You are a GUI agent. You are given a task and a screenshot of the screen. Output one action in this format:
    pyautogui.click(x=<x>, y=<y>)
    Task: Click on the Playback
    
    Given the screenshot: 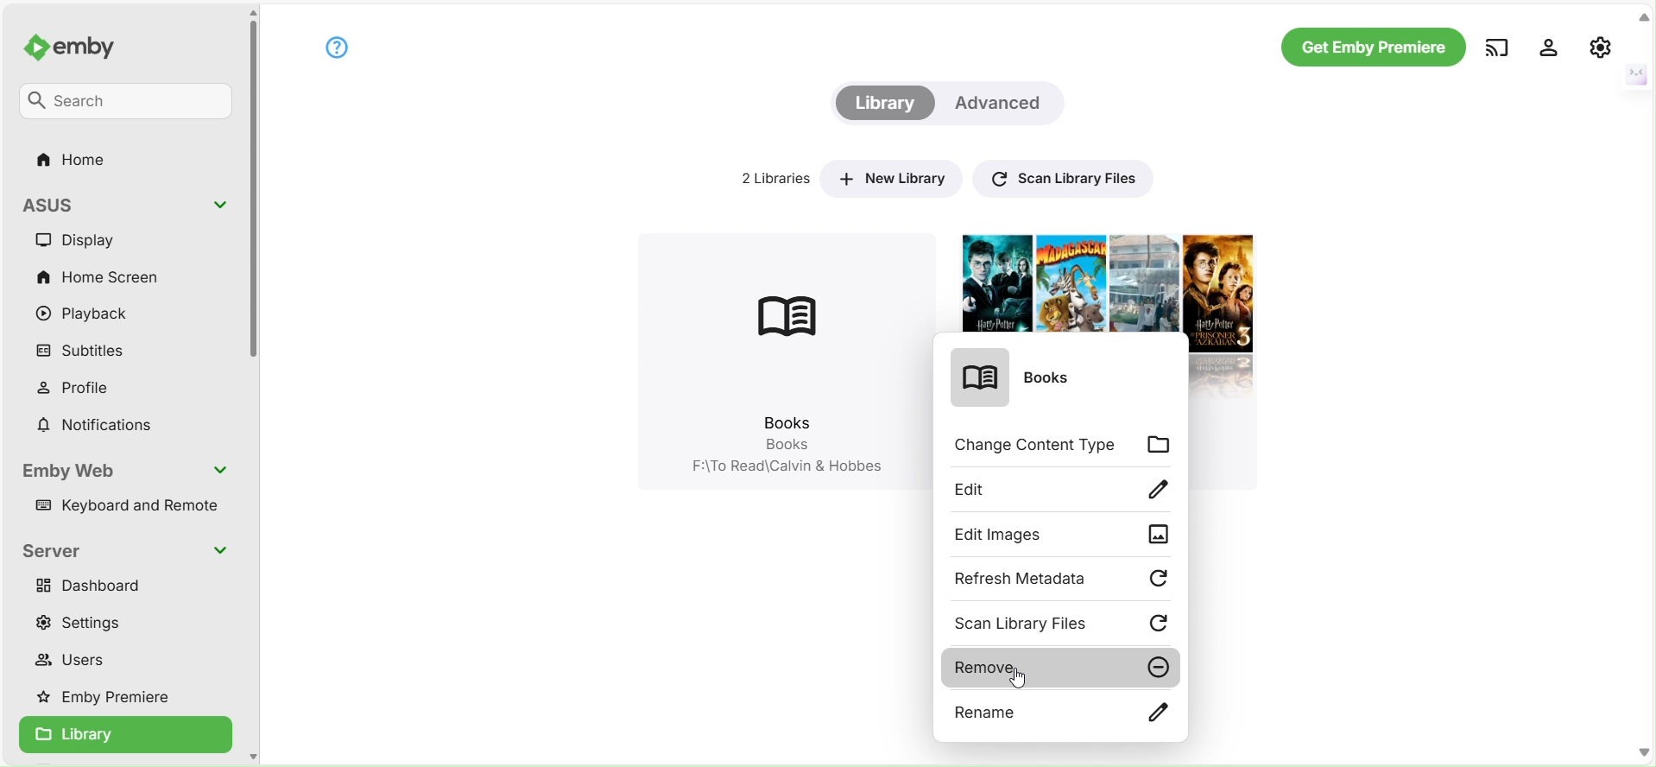 What is the action you would take?
    pyautogui.click(x=88, y=315)
    